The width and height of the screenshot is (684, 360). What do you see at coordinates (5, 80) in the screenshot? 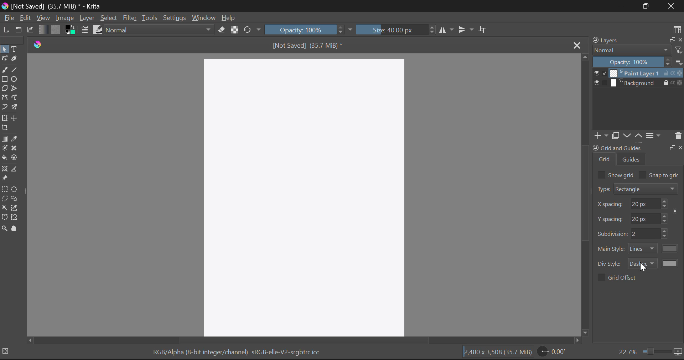
I see `Rectangle` at bounding box center [5, 80].